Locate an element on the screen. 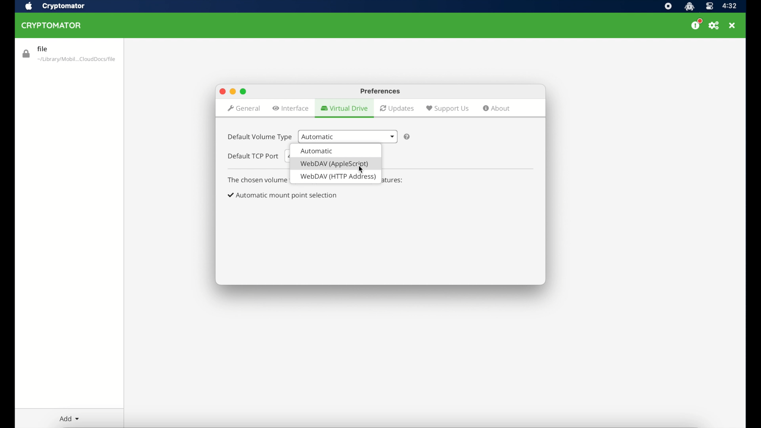 The height and width of the screenshot is (428, 761). about is located at coordinates (497, 108).